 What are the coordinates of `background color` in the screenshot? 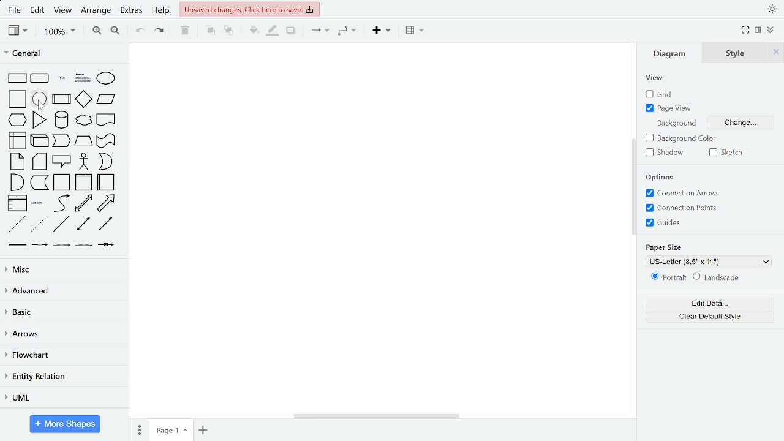 It's located at (681, 138).